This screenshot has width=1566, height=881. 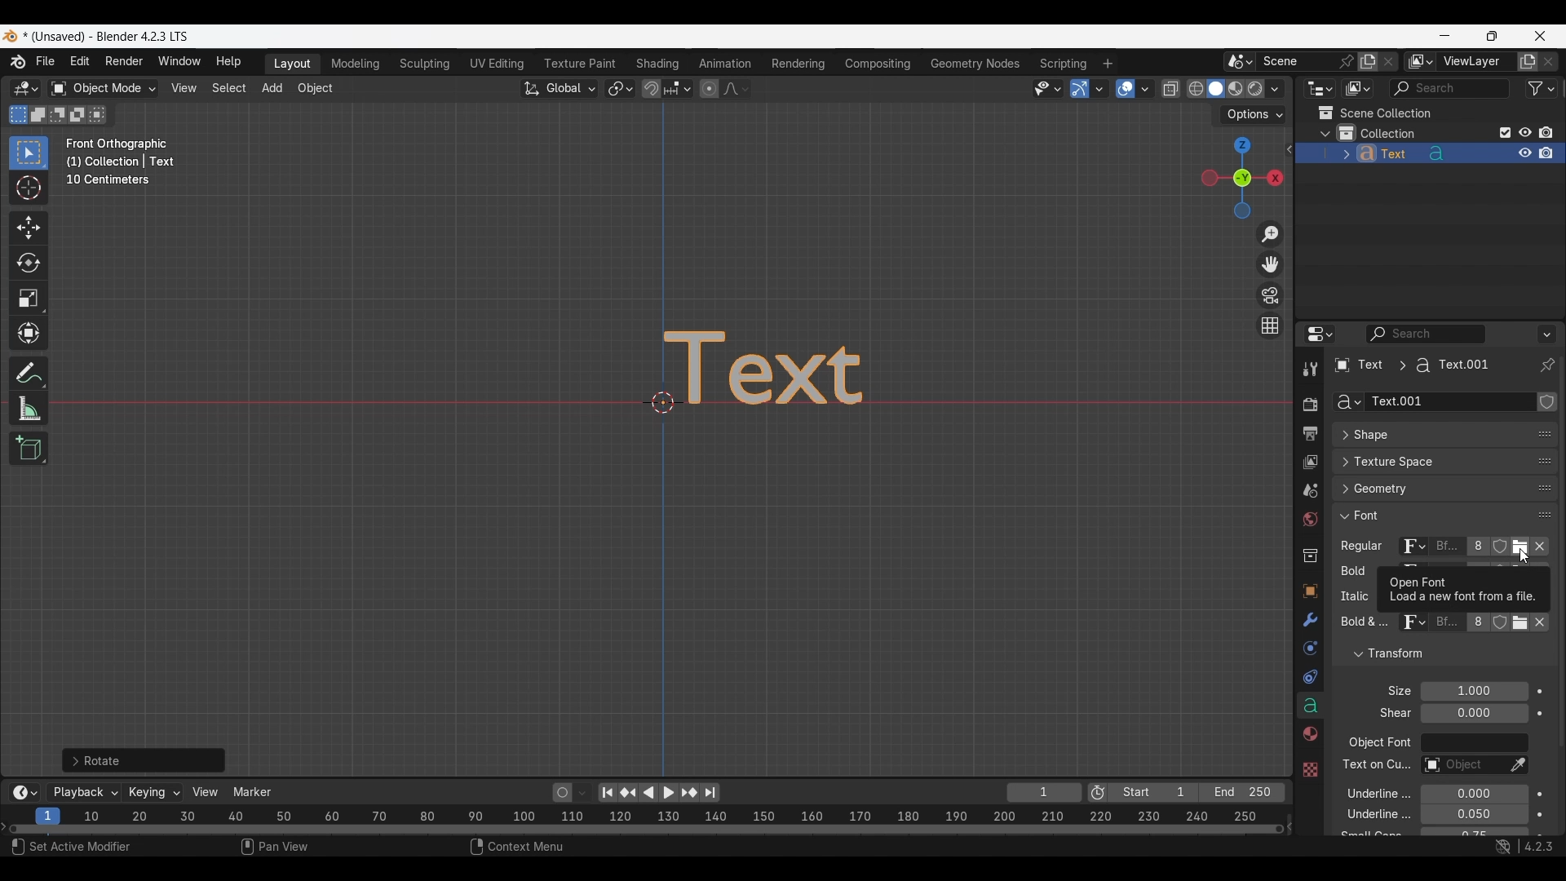 What do you see at coordinates (1215, 89) in the screenshot?
I see `Viewport shading, solid` at bounding box center [1215, 89].